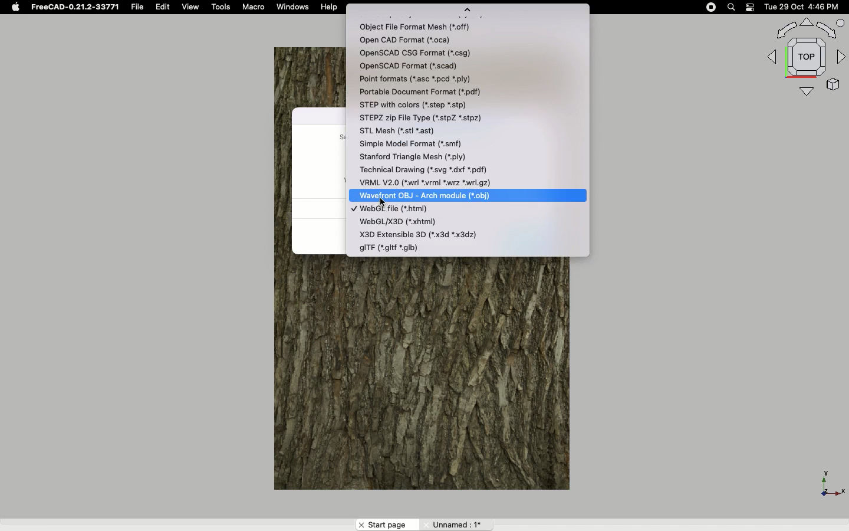 The width and height of the screenshot is (849, 531). Describe the element at coordinates (330, 7) in the screenshot. I see `Help` at that location.